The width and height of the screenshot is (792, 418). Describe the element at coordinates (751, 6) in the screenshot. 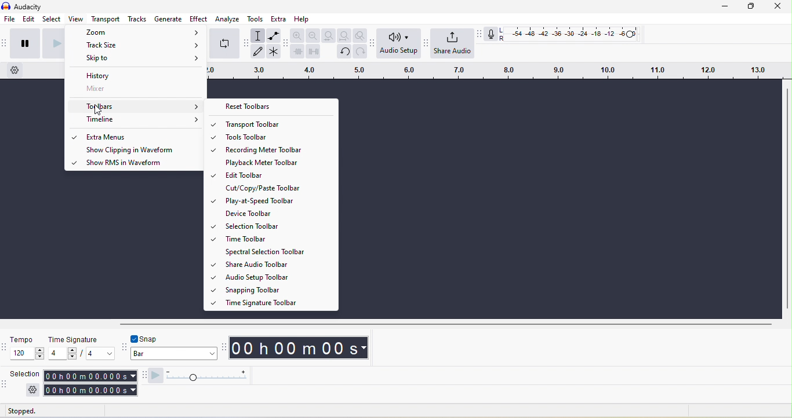

I see `maximize` at that location.